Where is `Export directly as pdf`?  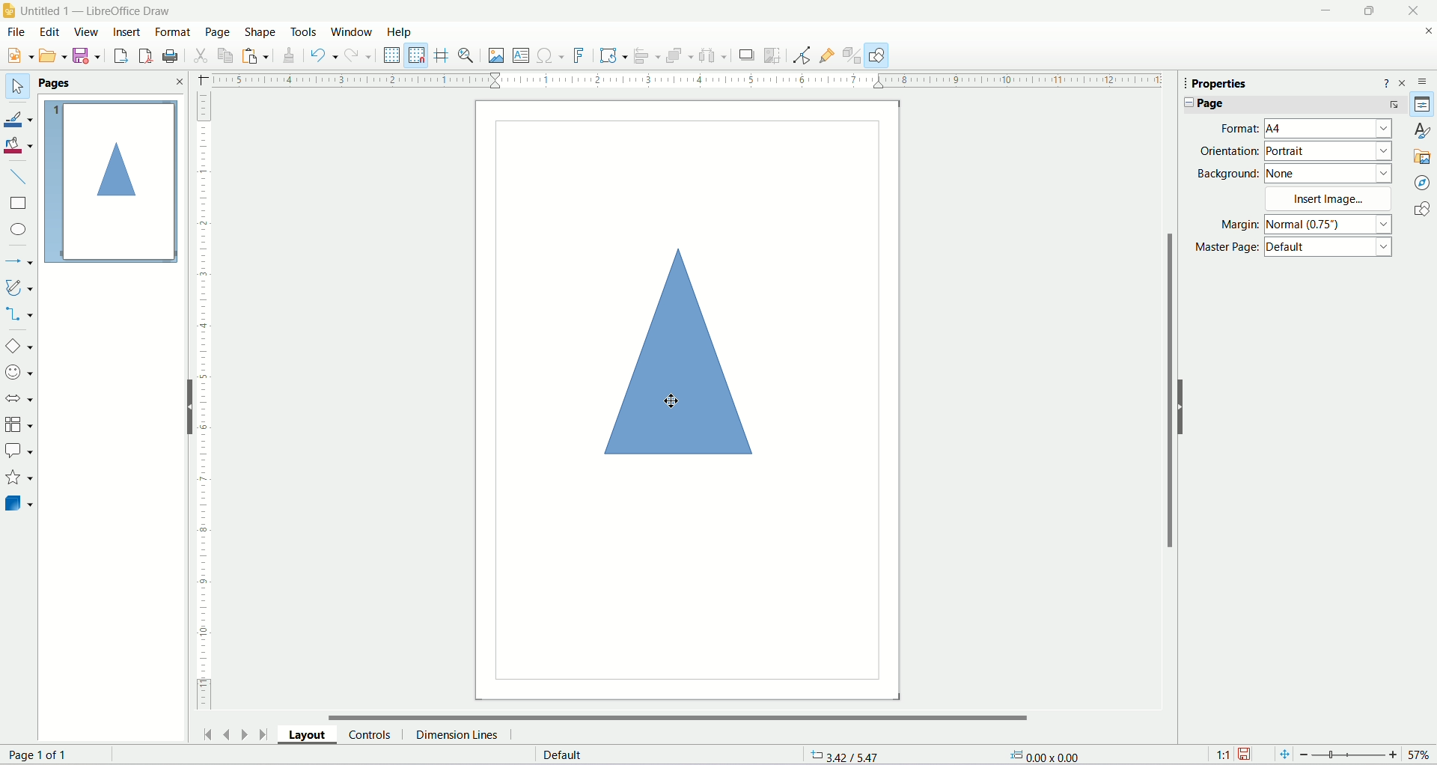 Export directly as pdf is located at coordinates (144, 55).